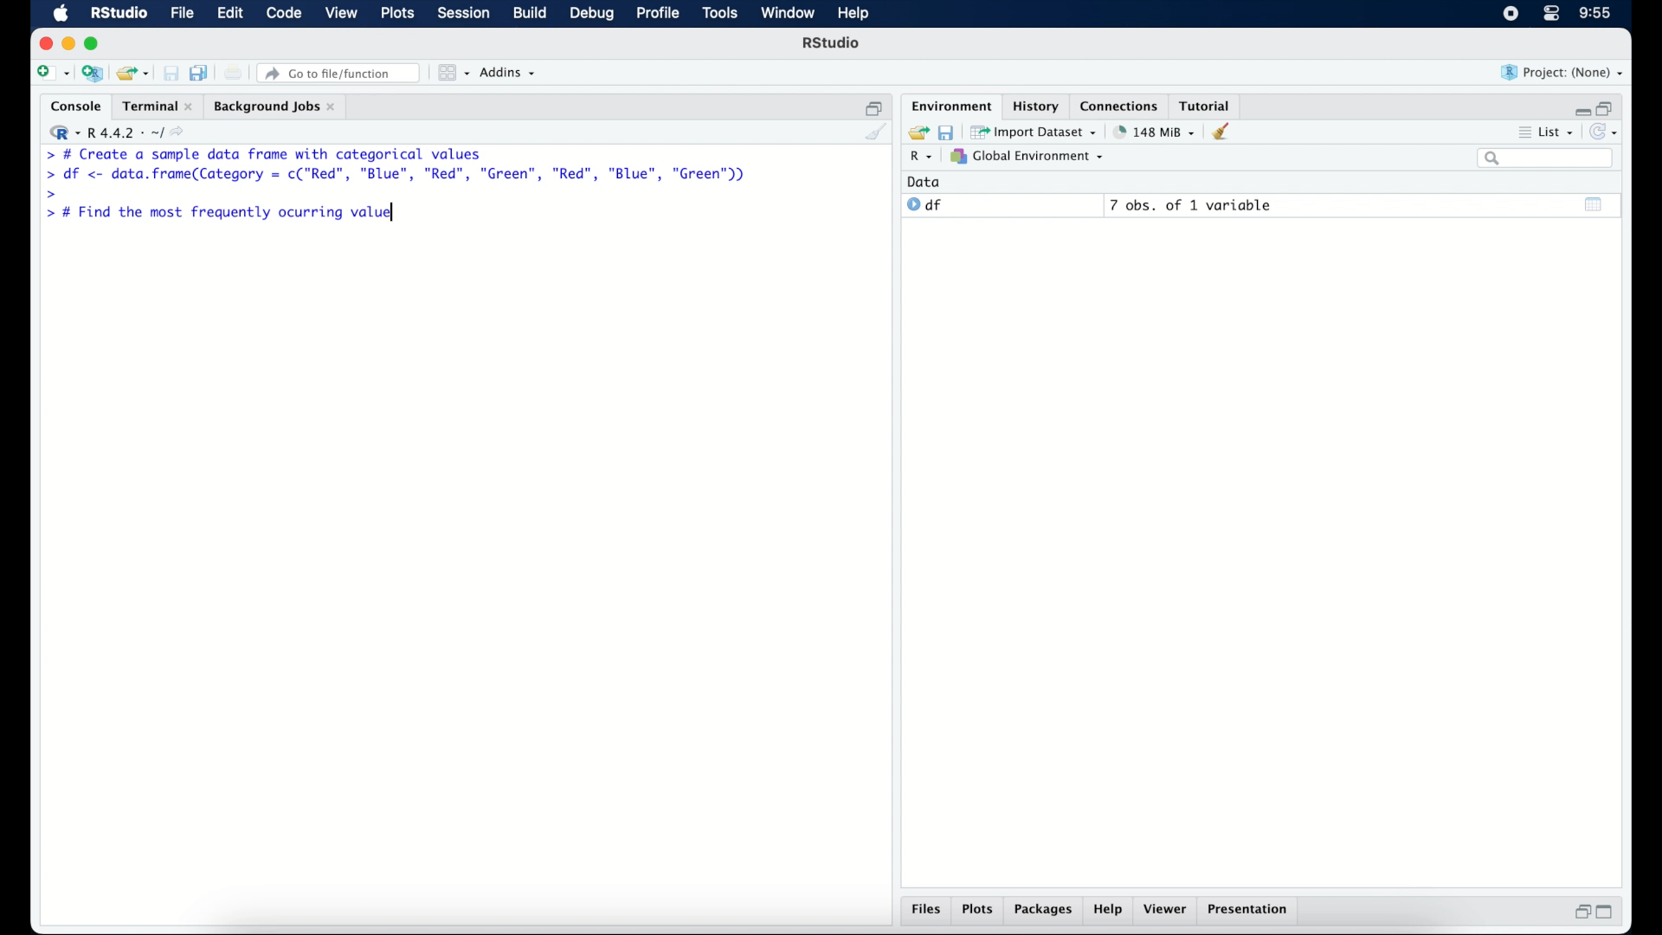  What do you see at coordinates (398, 175) in the screenshot?
I see `> df <- data.frame(Category = c("Red”, "Blue", "Red", "Green", "Red", "Blue", "Green"))|` at bounding box center [398, 175].